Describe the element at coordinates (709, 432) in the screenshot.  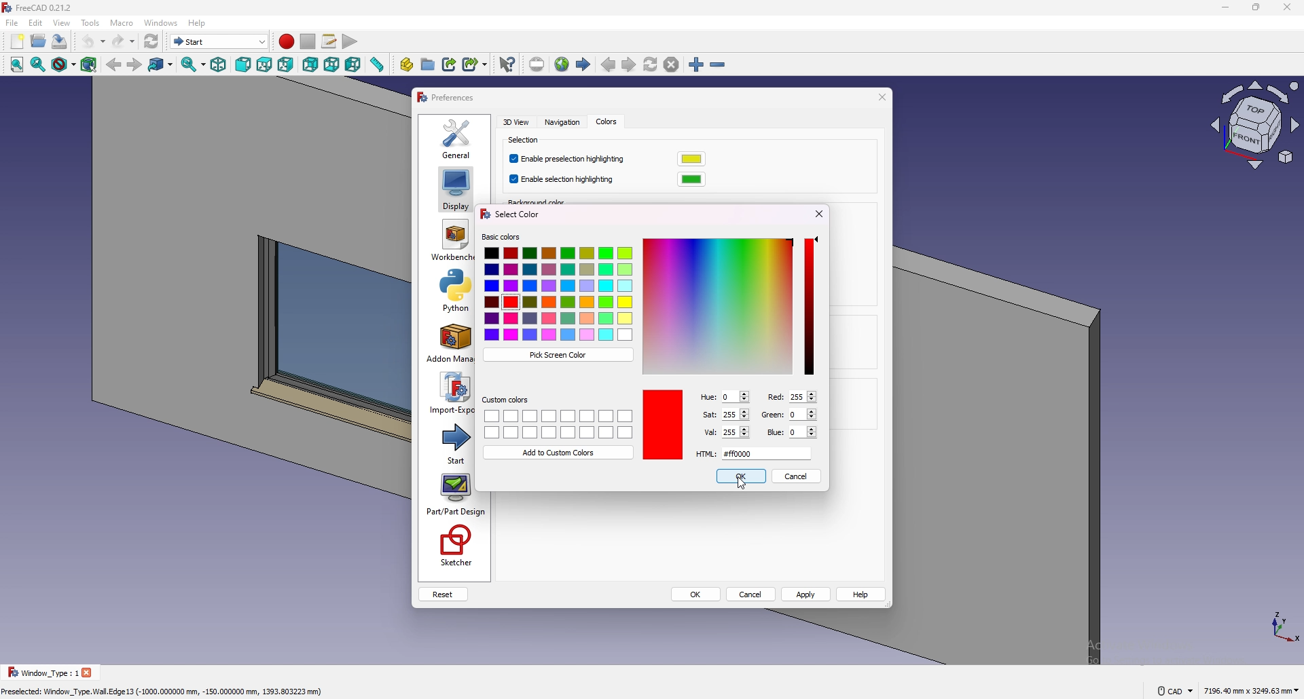
I see `Val:` at that location.